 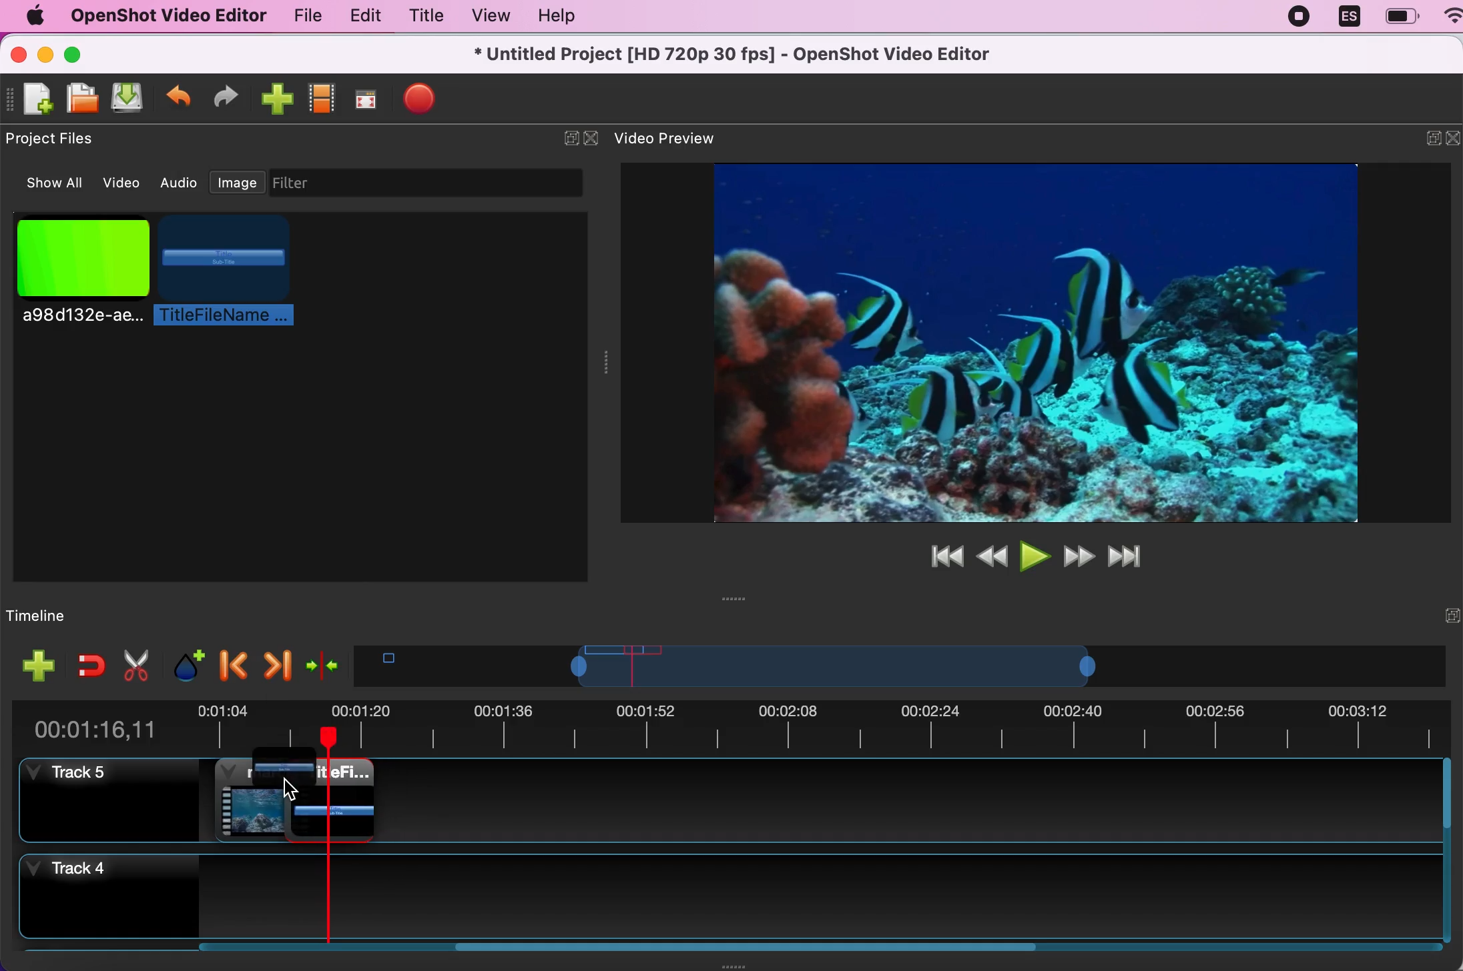 What do you see at coordinates (429, 101) in the screenshot?
I see `export file` at bounding box center [429, 101].